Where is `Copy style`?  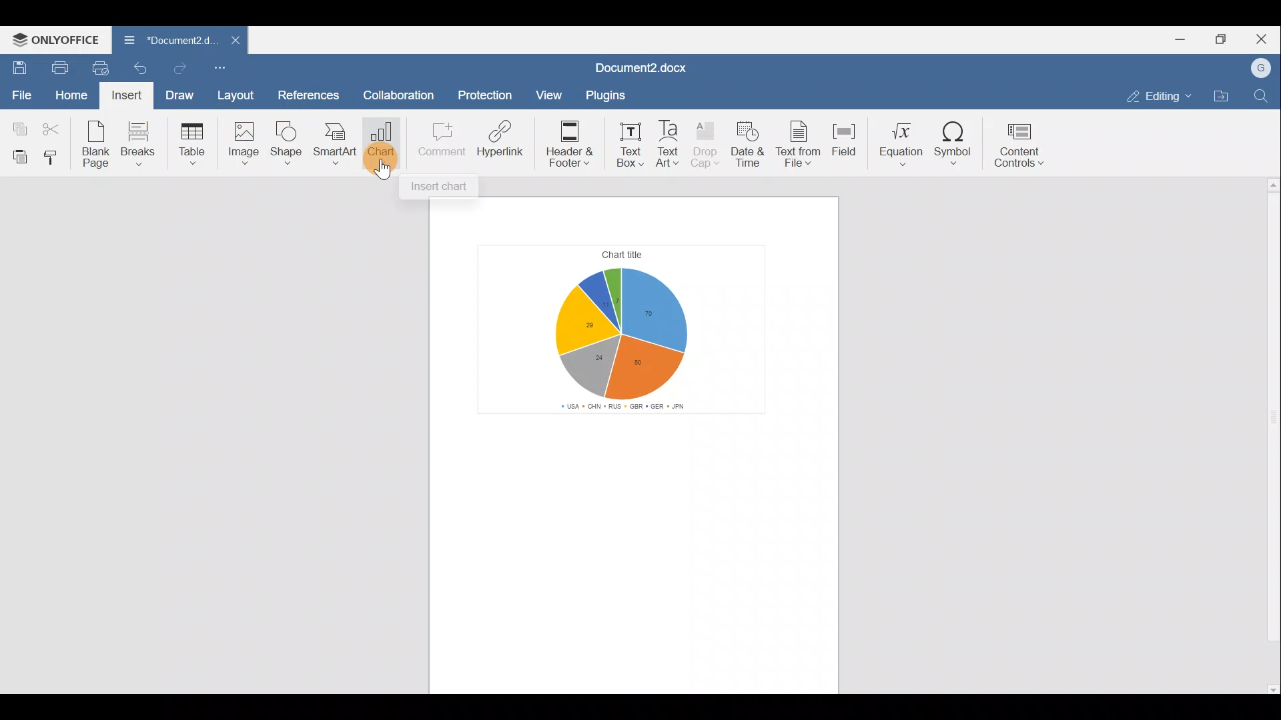
Copy style is located at coordinates (55, 159).